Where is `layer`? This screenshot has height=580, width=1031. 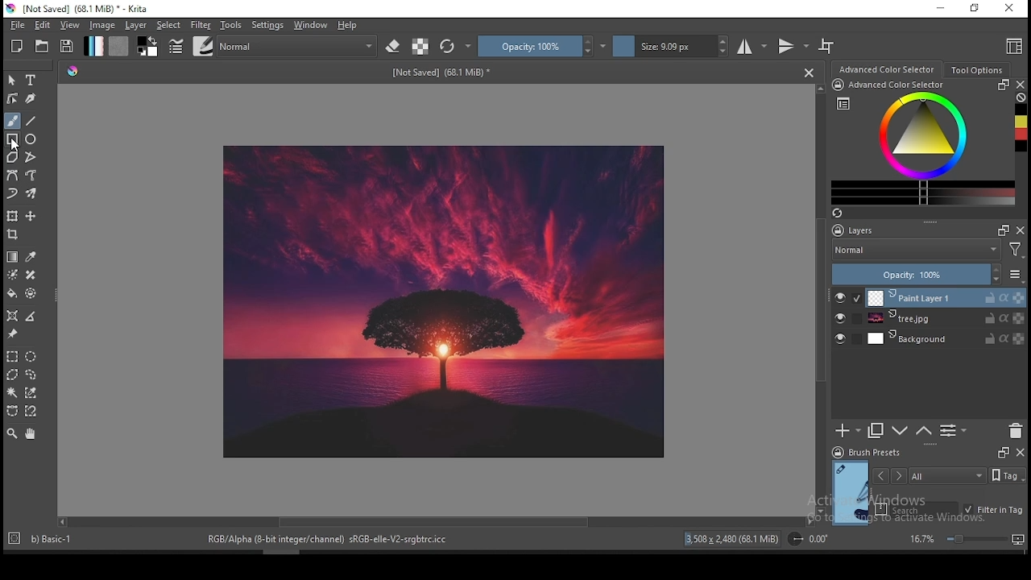 layer is located at coordinates (945, 319).